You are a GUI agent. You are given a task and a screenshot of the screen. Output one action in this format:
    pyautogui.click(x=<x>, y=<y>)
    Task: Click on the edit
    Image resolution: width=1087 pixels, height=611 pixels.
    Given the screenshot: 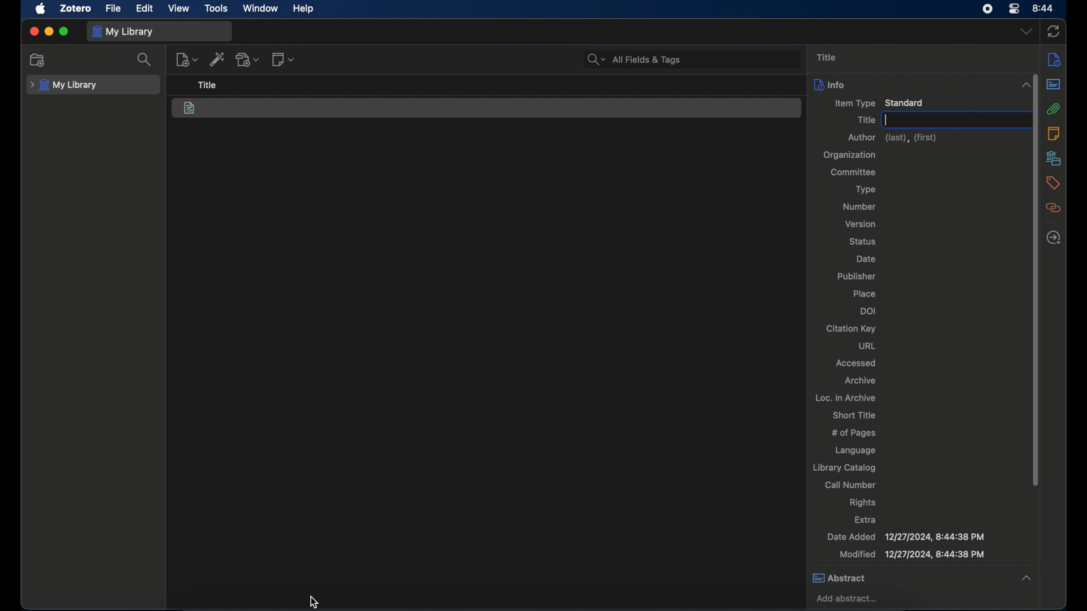 What is the action you would take?
    pyautogui.click(x=143, y=8)
    